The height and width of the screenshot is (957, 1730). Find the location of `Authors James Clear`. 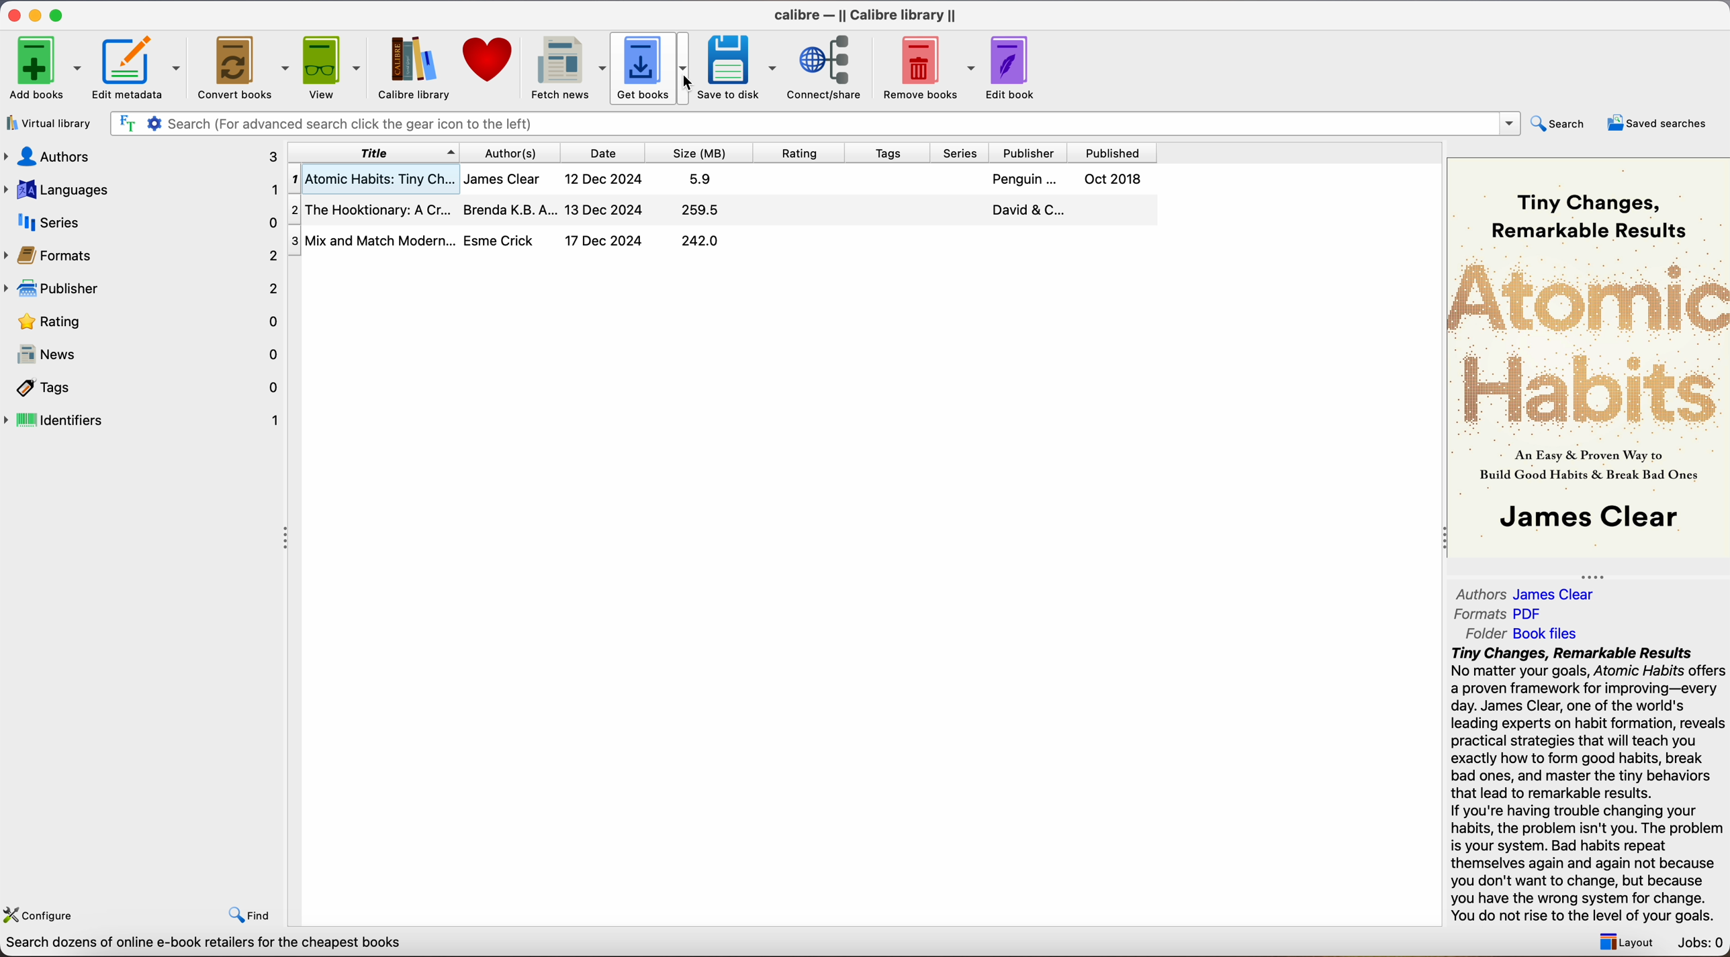

Authors James Clear is located at coordinates (1526, 595).